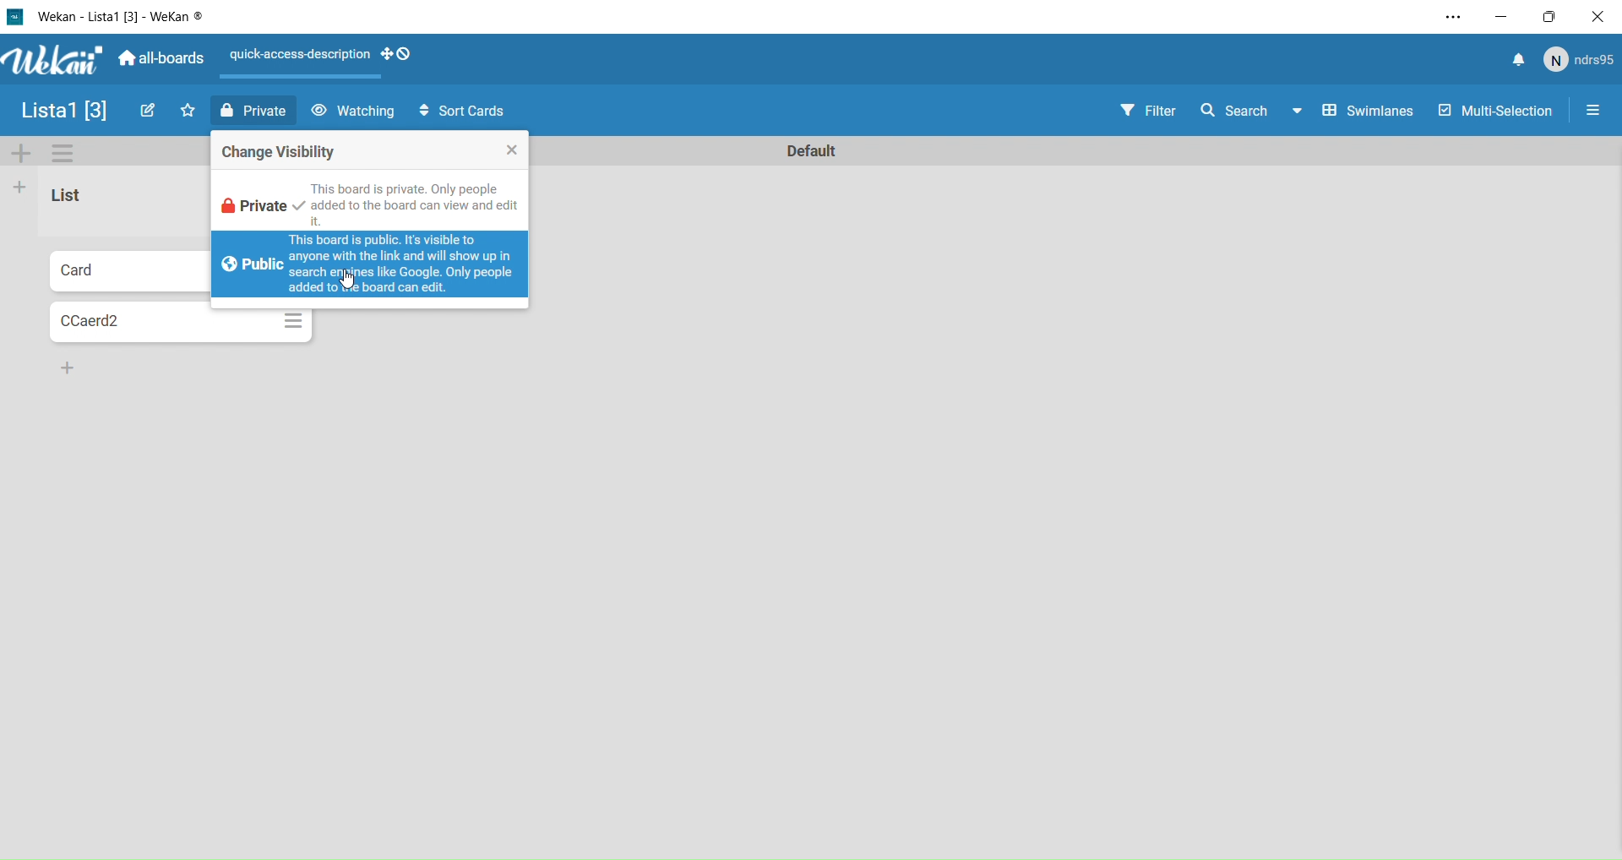 This screenshot has height=860, width=1622. I want to click on Wekan Logo, so click(47, 62).